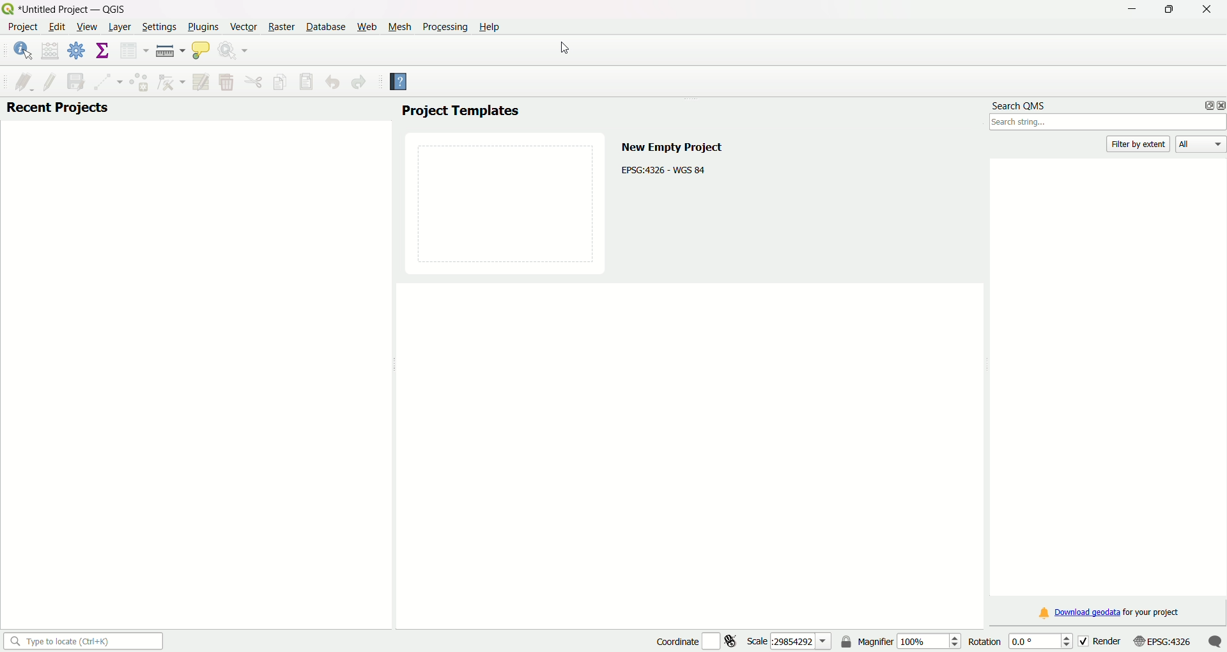 This screenshot has width=1227, height=652. I want to click on toggle extents, so click(733, 640).